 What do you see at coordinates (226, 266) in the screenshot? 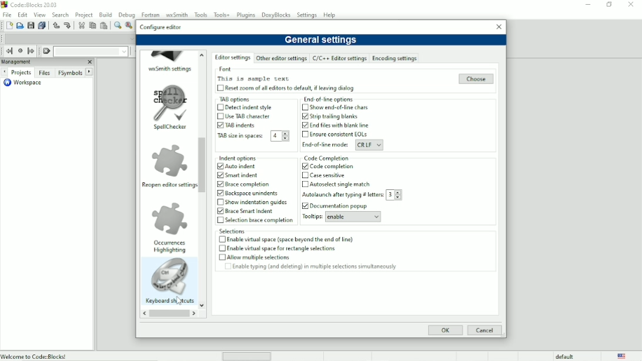
I see `` at bounding box center [226, 266].